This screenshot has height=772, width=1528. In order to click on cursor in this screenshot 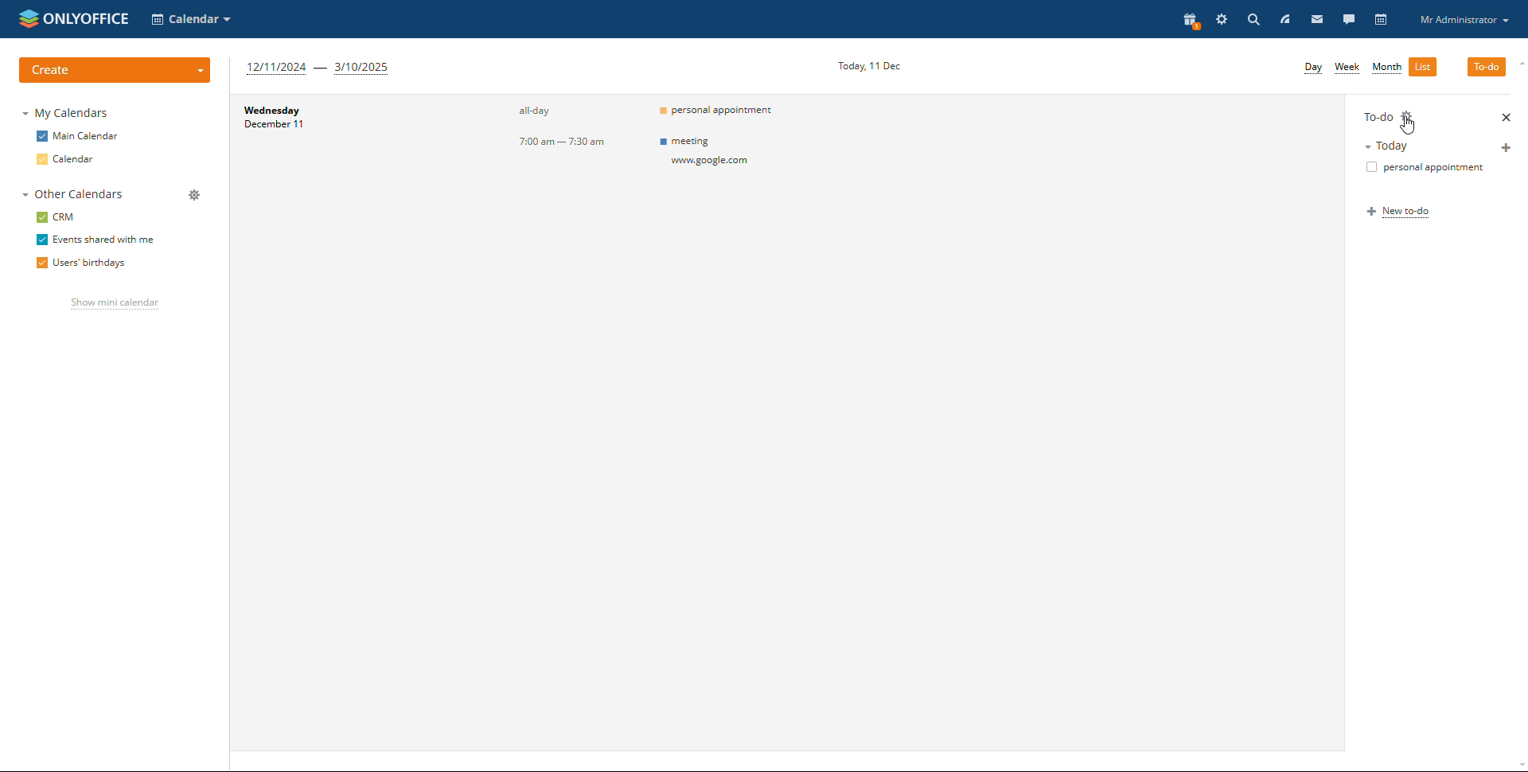, I will do `click(1408, 126)`.